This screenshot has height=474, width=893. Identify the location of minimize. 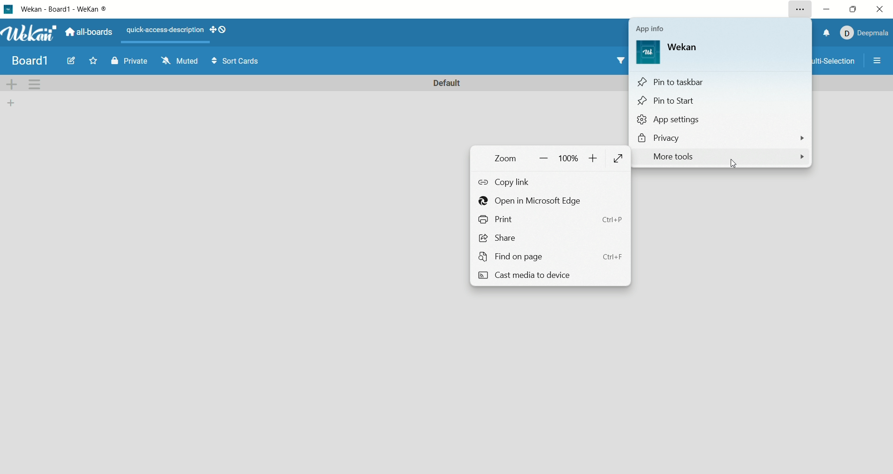
(828, 9).